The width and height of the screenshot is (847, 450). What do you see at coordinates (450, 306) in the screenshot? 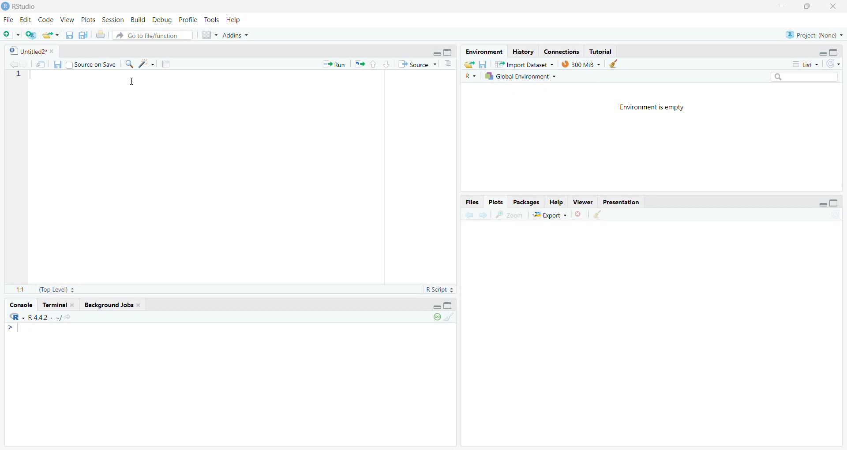
I see `hide console` at bounding box center [450, 306].